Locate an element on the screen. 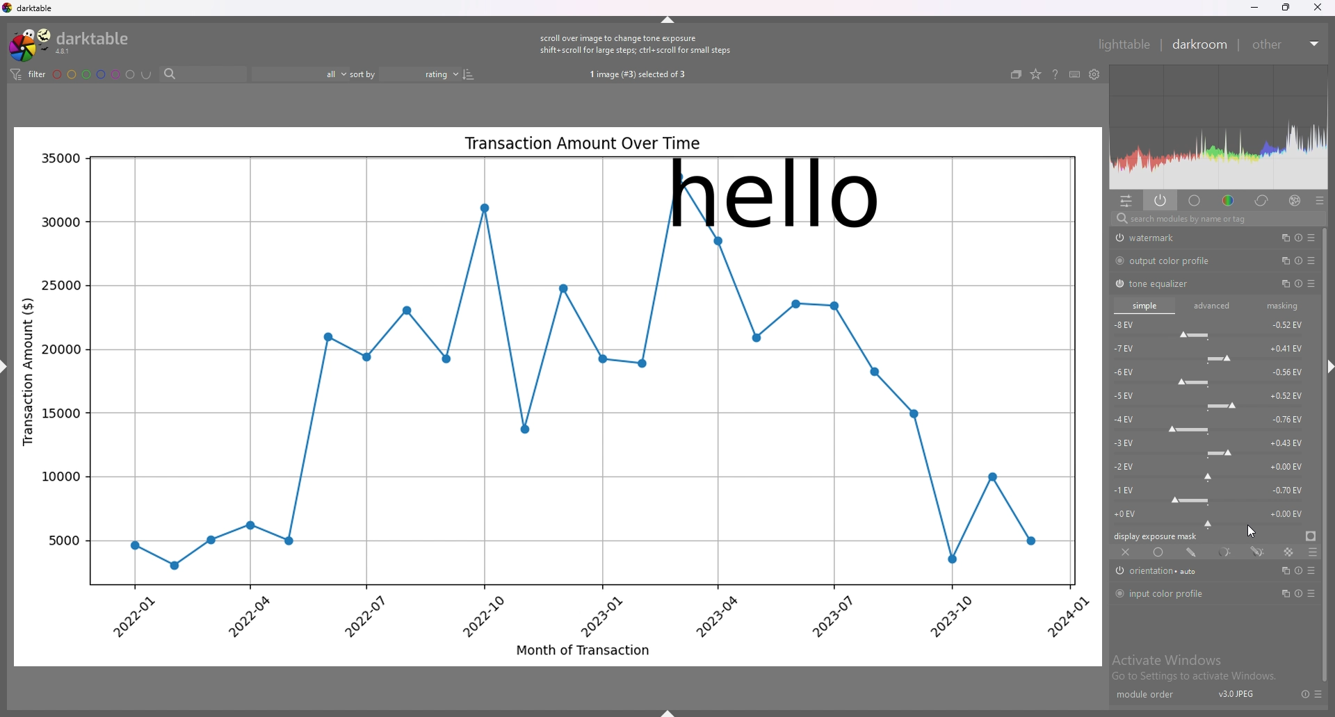 The width and height of the screenshot is (1335, 717). display exposure mask is located at coordinates (1311, 536).